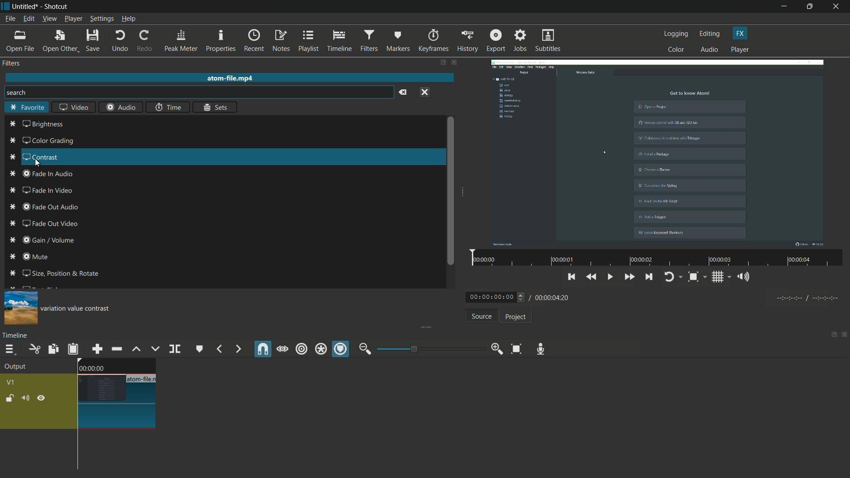 This screenshot has width=850, height=478. Describe the element at coordinates (27, 108) in the screenshot. I see `favorite` at that location.